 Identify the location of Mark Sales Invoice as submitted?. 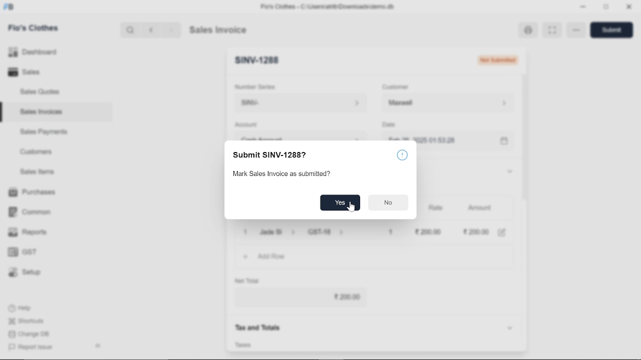
(280, 174).